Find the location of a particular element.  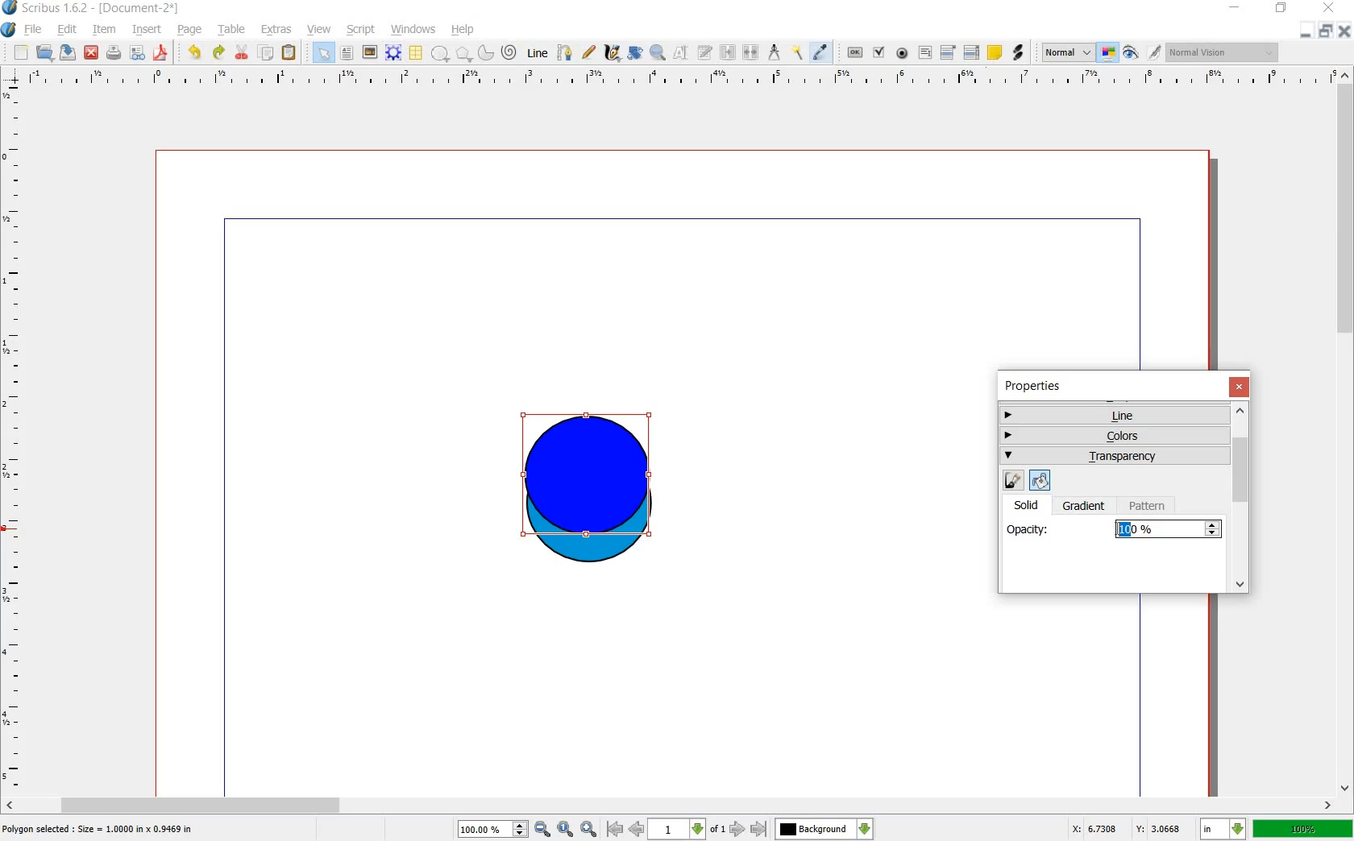

pattern is located at coordinates (1150, 506).